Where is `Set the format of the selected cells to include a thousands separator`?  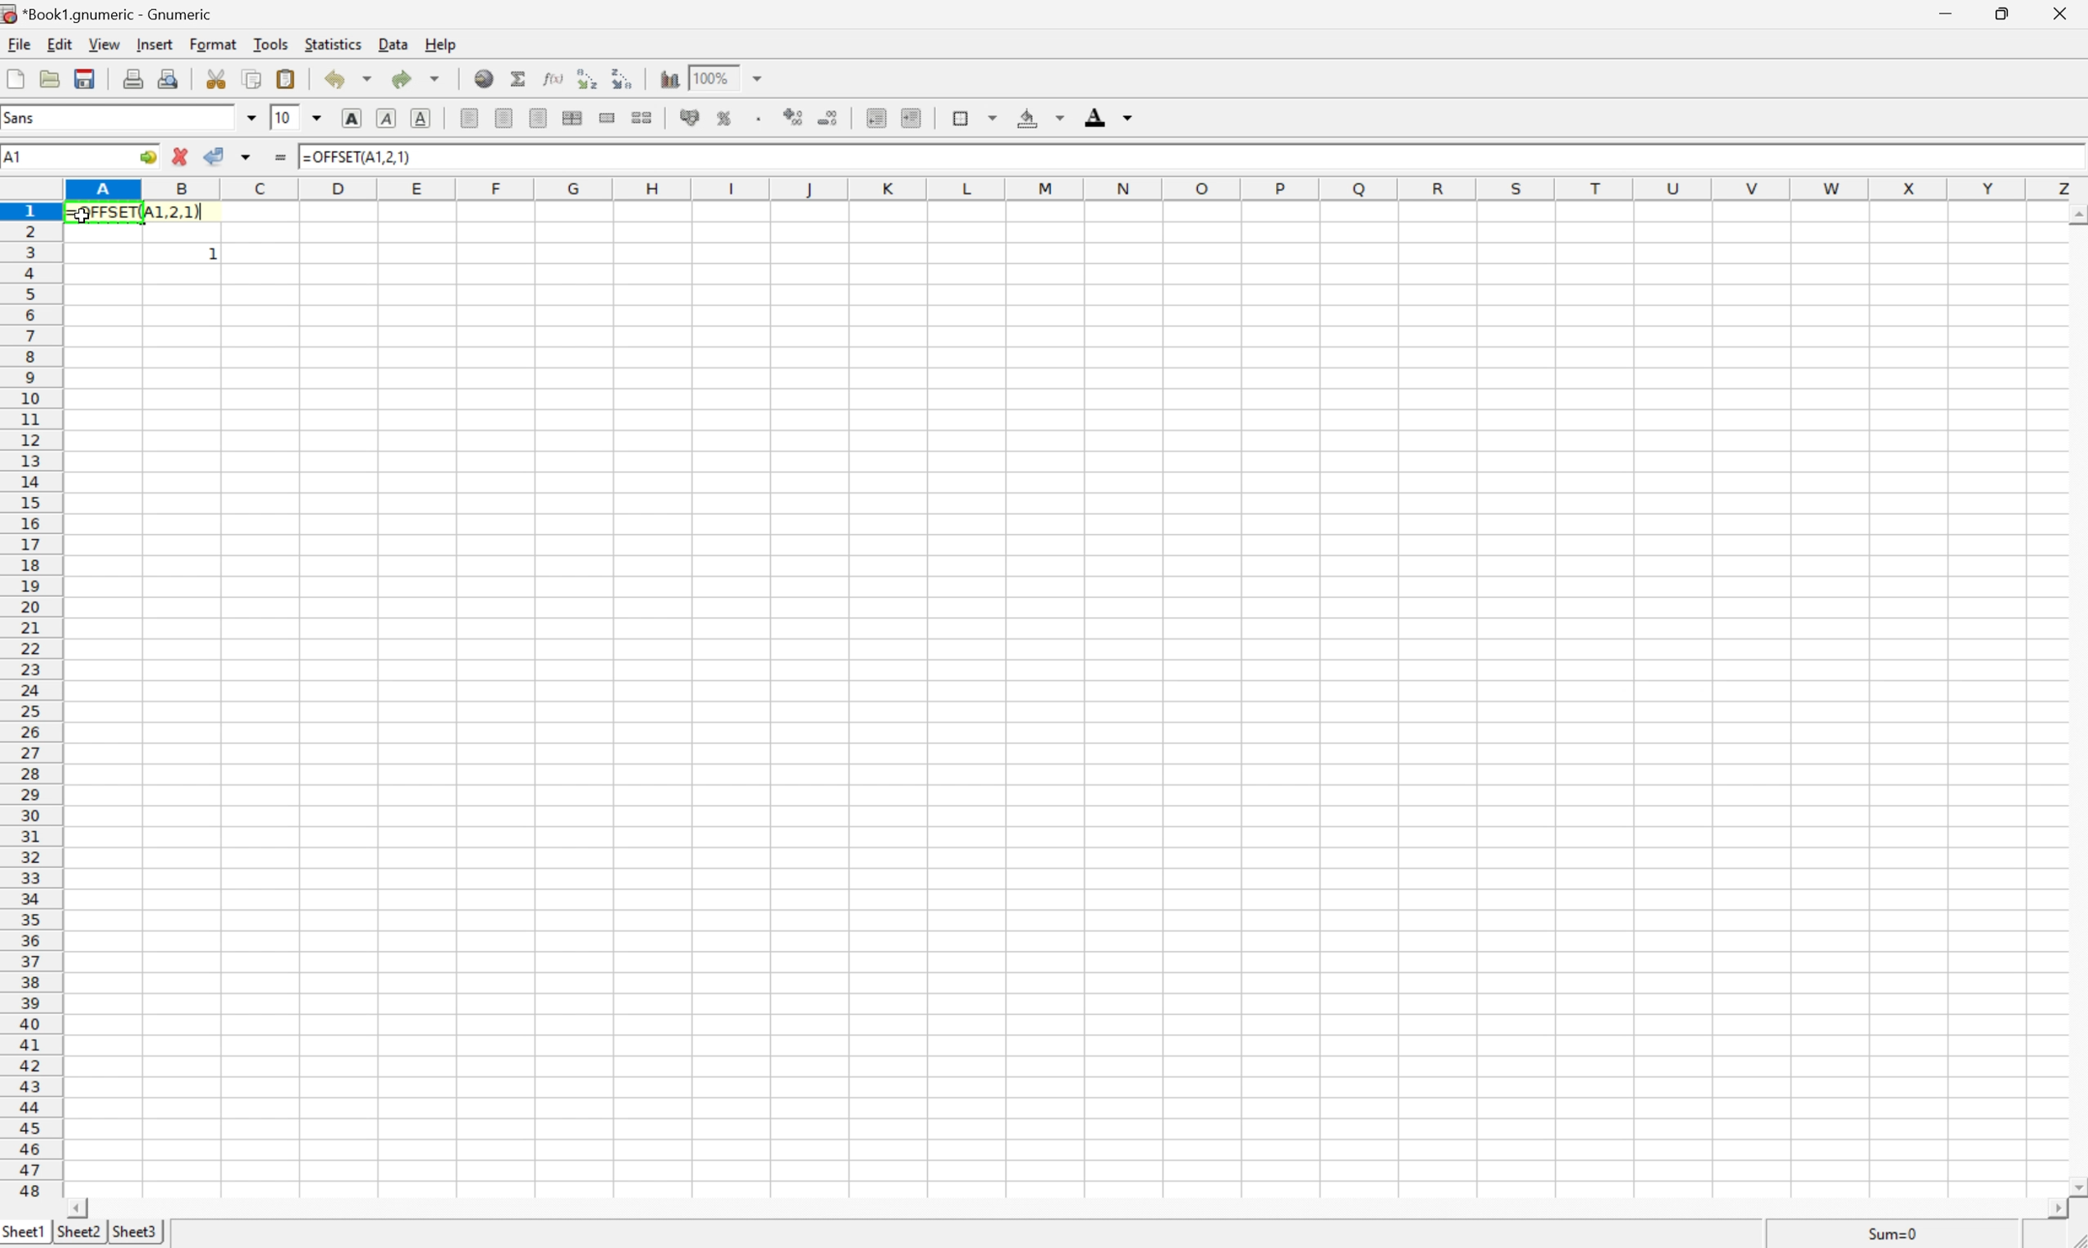 Set the format of the selected cells to include a thousands separator is located at coordinates (758, 121).